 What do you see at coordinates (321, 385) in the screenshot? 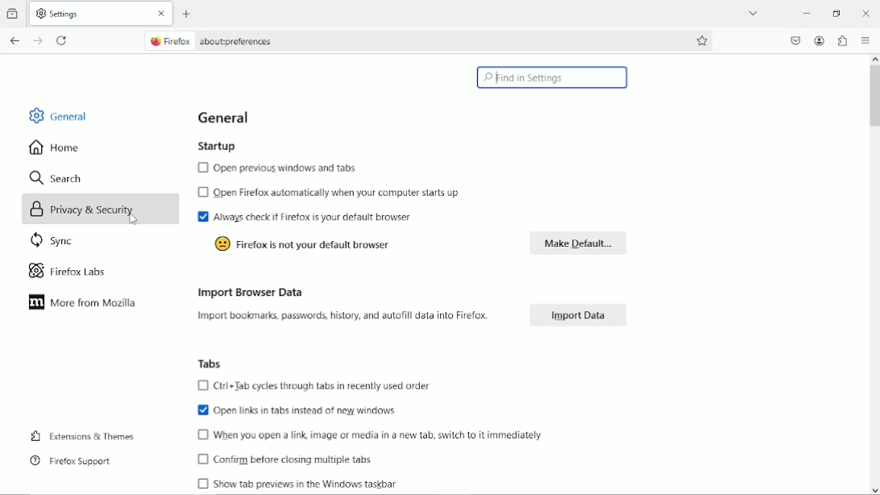
I see `text` at bounding box center [321, 385].